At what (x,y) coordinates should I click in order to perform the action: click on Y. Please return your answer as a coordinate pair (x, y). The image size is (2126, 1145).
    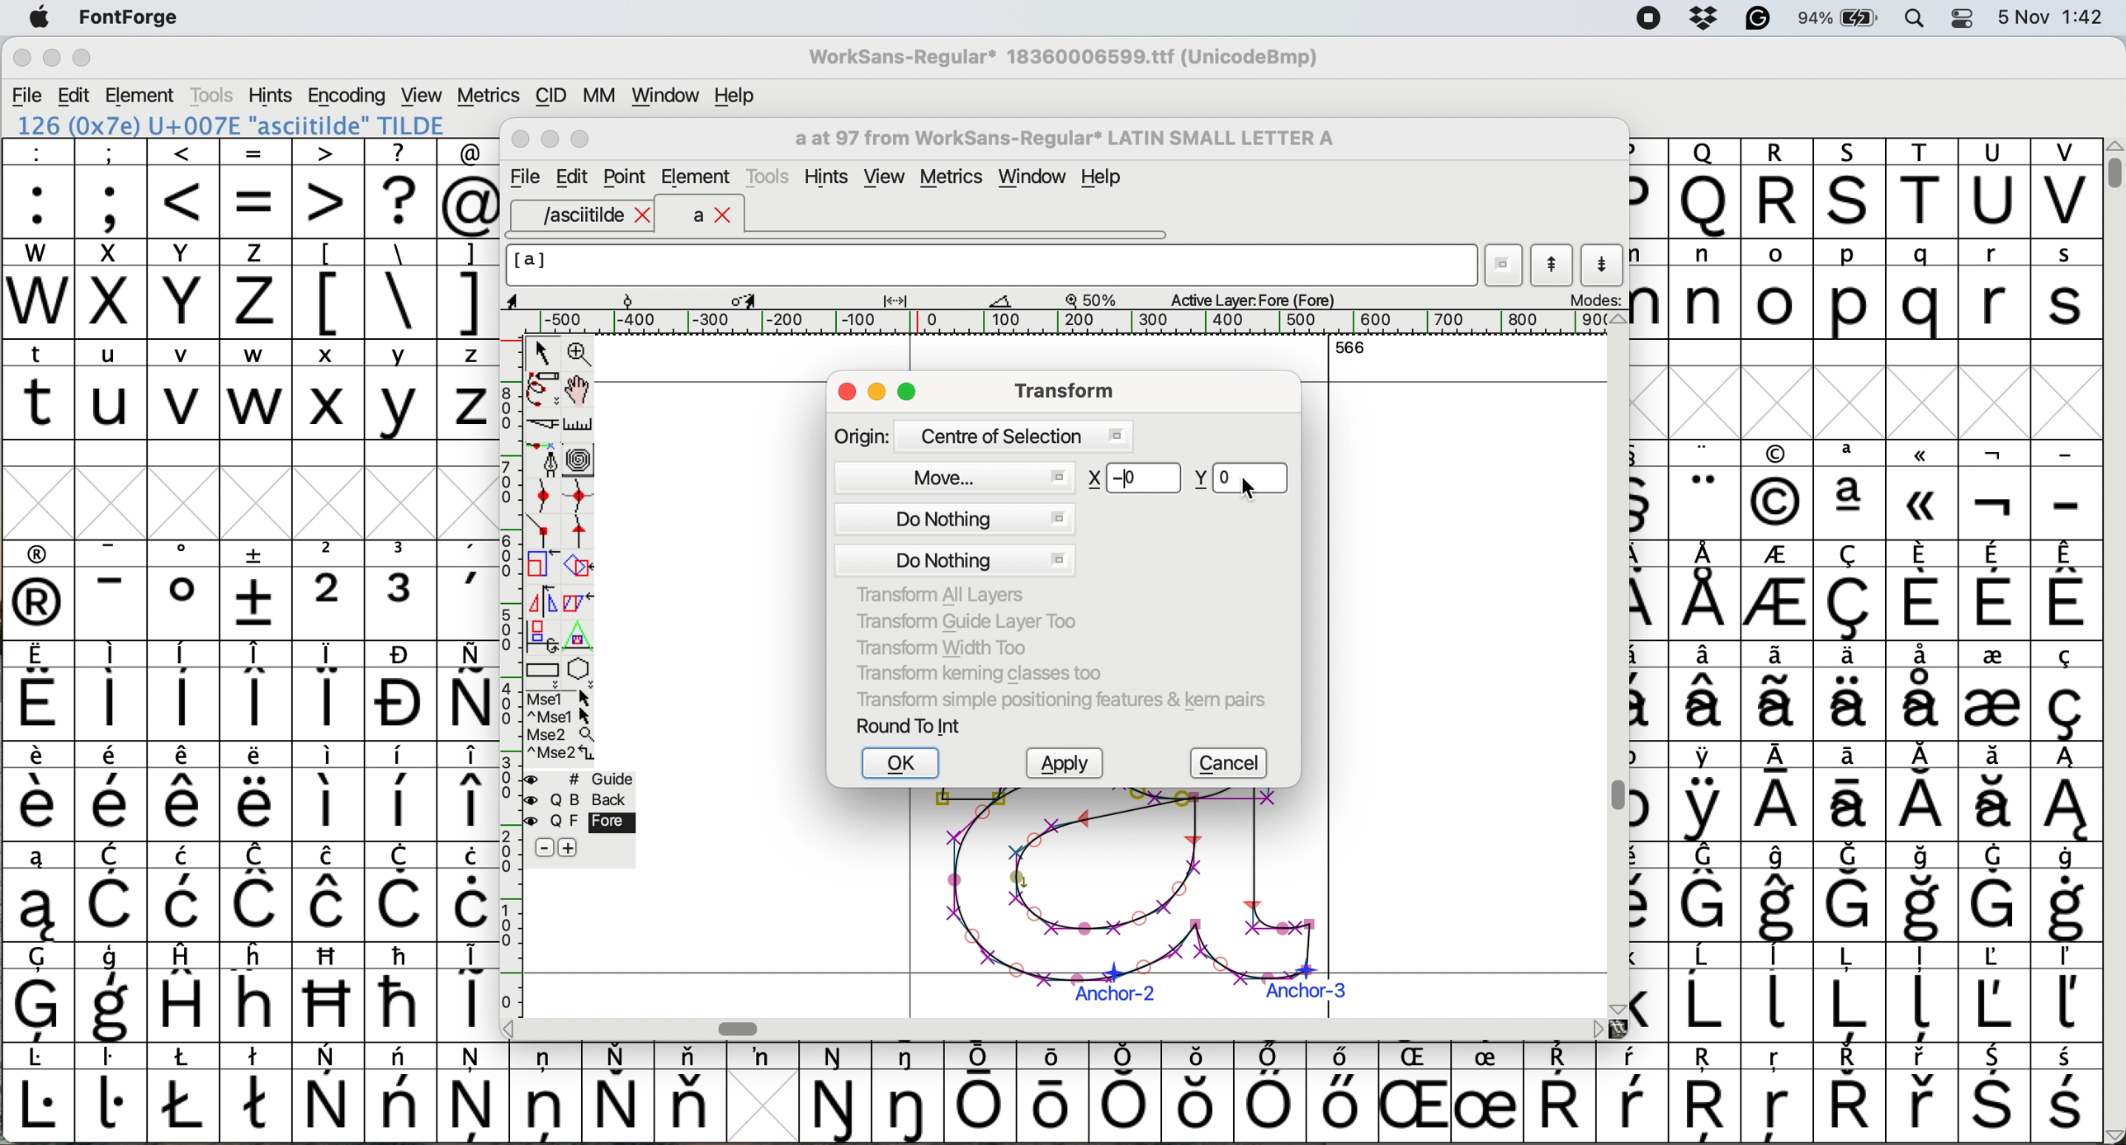
    Looking at the image, I should click on (186, 289).